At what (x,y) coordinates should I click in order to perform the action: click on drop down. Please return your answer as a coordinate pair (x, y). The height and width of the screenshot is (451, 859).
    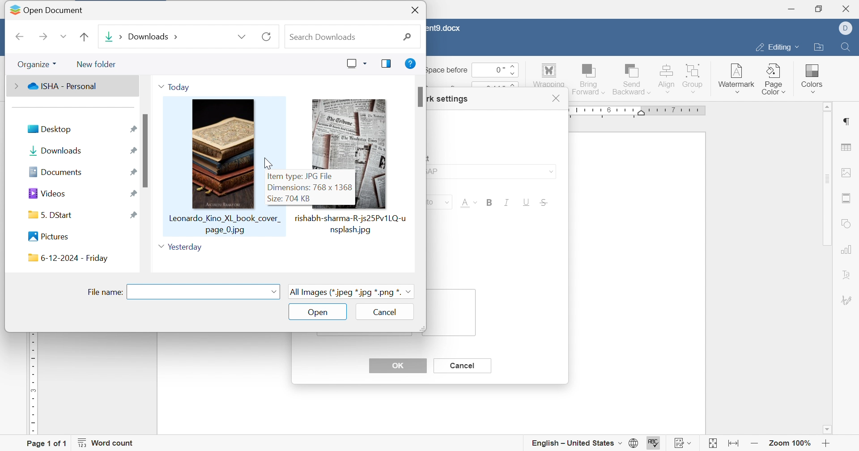
    Looking at the image, I should click on (272, 292).